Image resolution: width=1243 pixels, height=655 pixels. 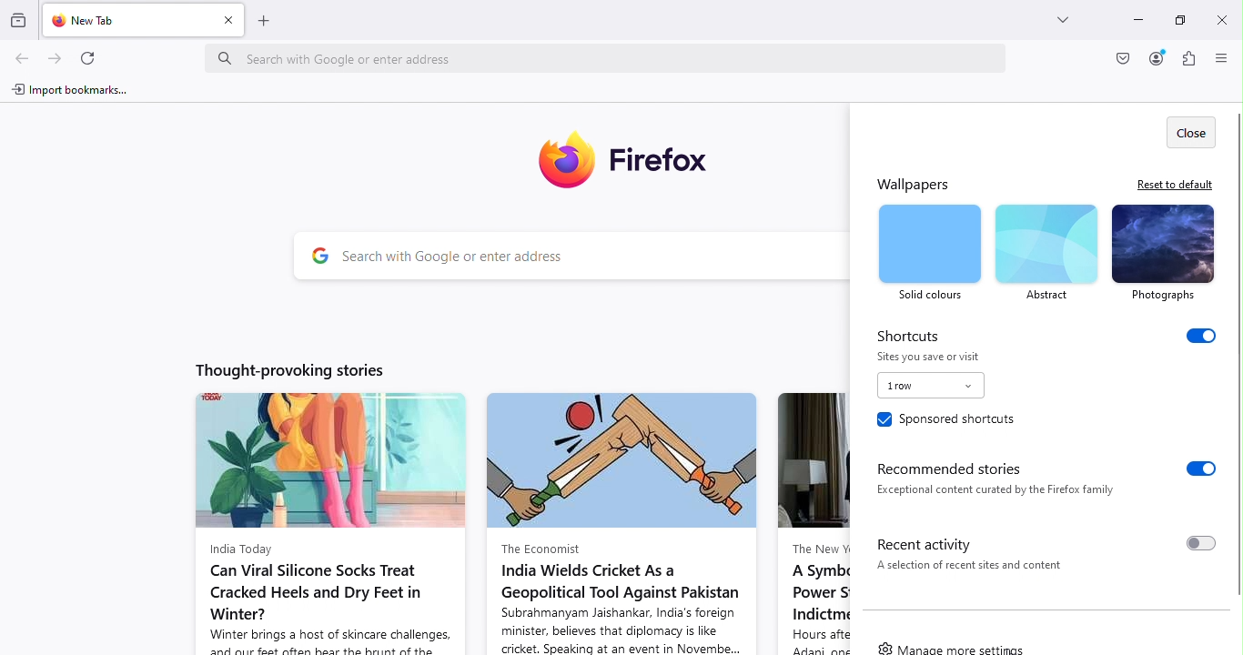 What do you see at coordinates (1219, 17) in the screenshot?
I see `Close` at bounding box center [1219, 17].